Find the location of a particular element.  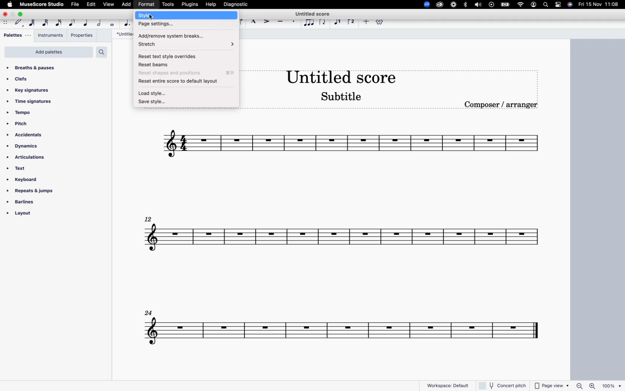

close is located at coordinates (5, 15).